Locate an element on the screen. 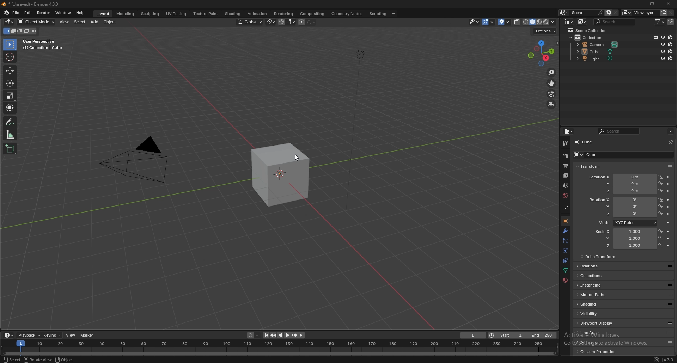 The width and height of the screenshot is (677, 363). lock is located at coordinates (660, 207).